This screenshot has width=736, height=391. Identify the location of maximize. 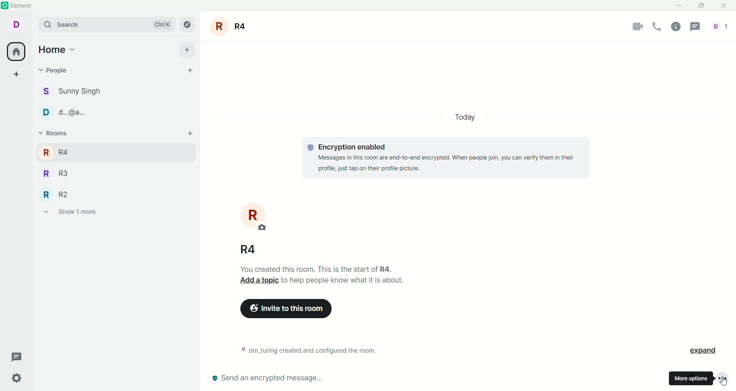
(703, 6).